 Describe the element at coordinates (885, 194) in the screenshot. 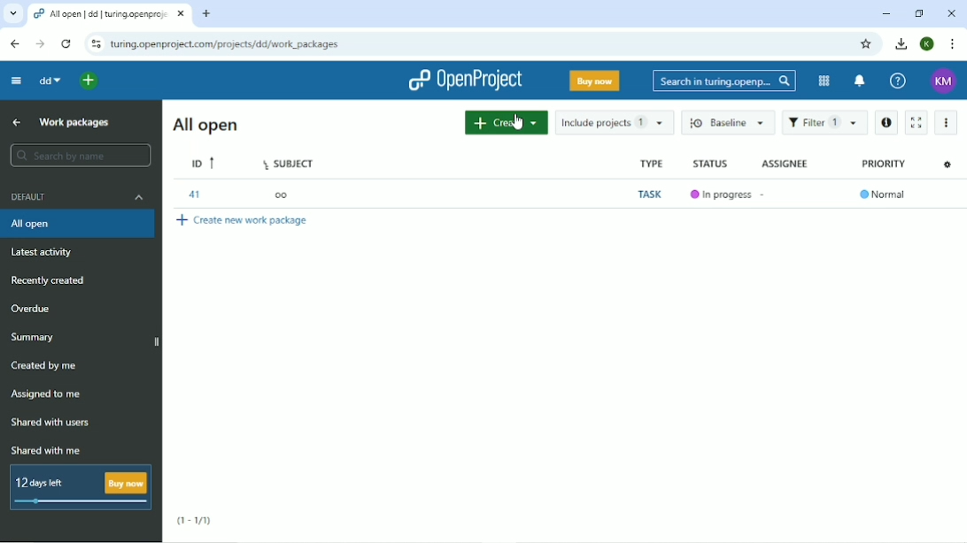

I see `Normal` at that location.